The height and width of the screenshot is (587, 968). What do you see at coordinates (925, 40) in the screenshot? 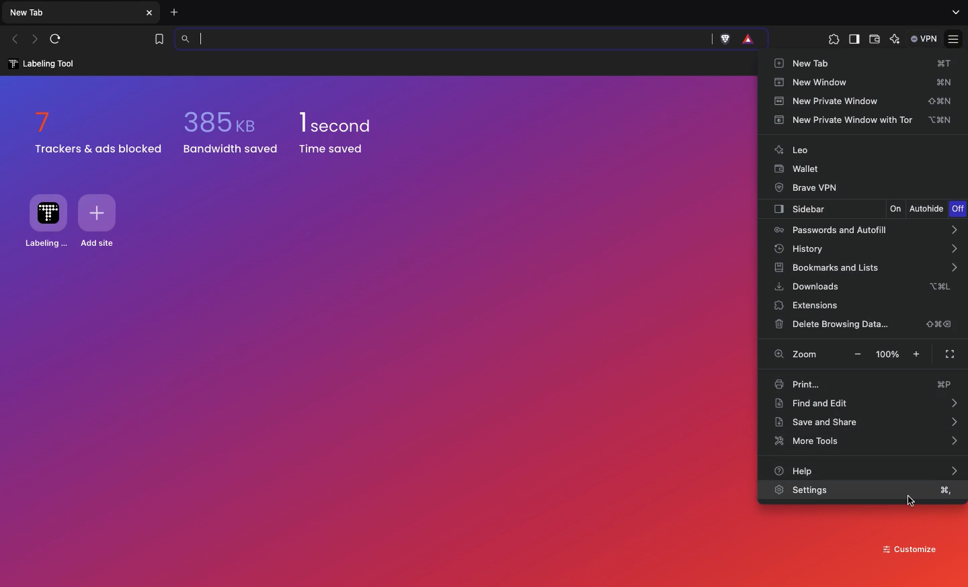
I see `VPN` at bounding box center [925, 40].